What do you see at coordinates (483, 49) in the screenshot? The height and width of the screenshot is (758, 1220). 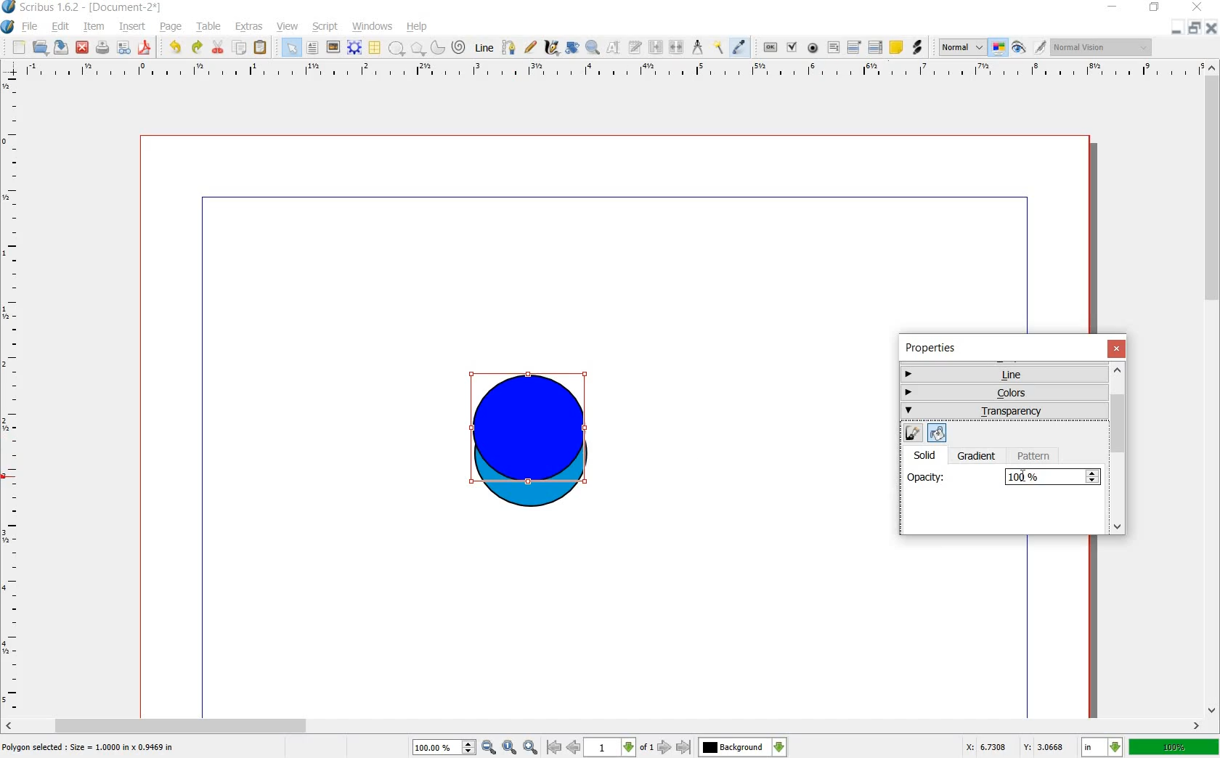 I see `line` at bounding box center [483, 49].